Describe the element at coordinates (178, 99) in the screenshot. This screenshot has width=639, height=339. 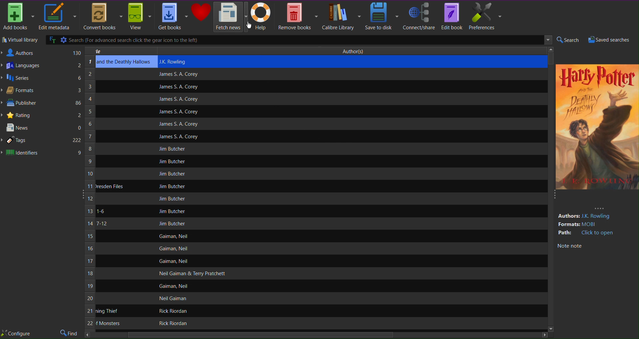
I see `James S. A. Corey` at that location.